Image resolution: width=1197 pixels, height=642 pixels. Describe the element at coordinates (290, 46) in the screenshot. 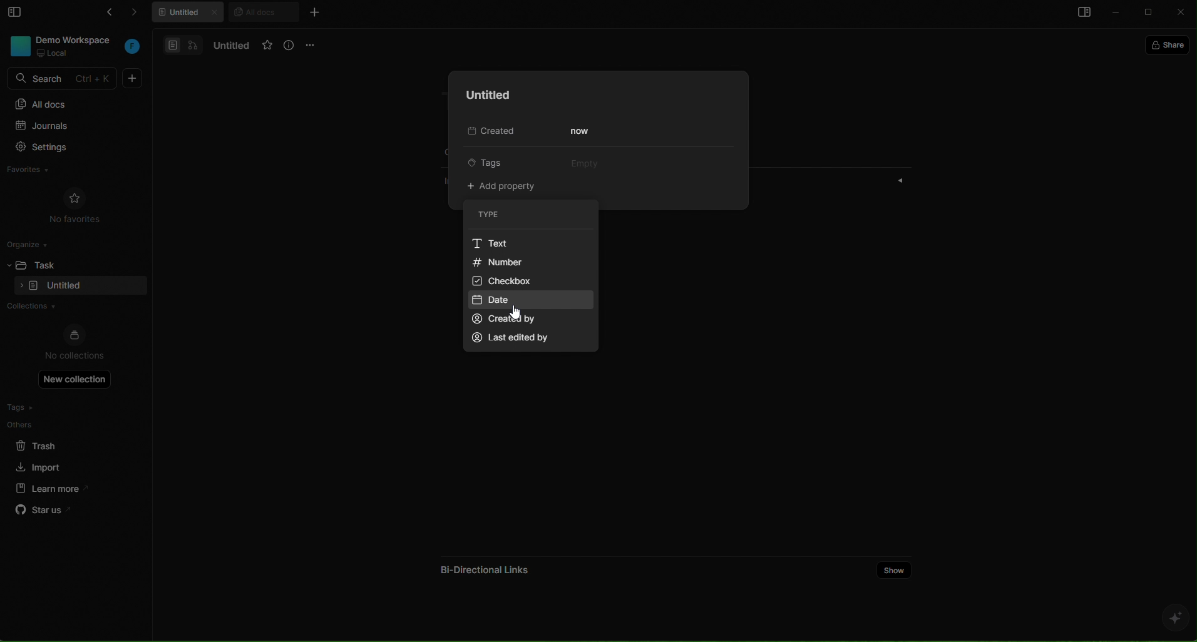

I see `info` at that location.